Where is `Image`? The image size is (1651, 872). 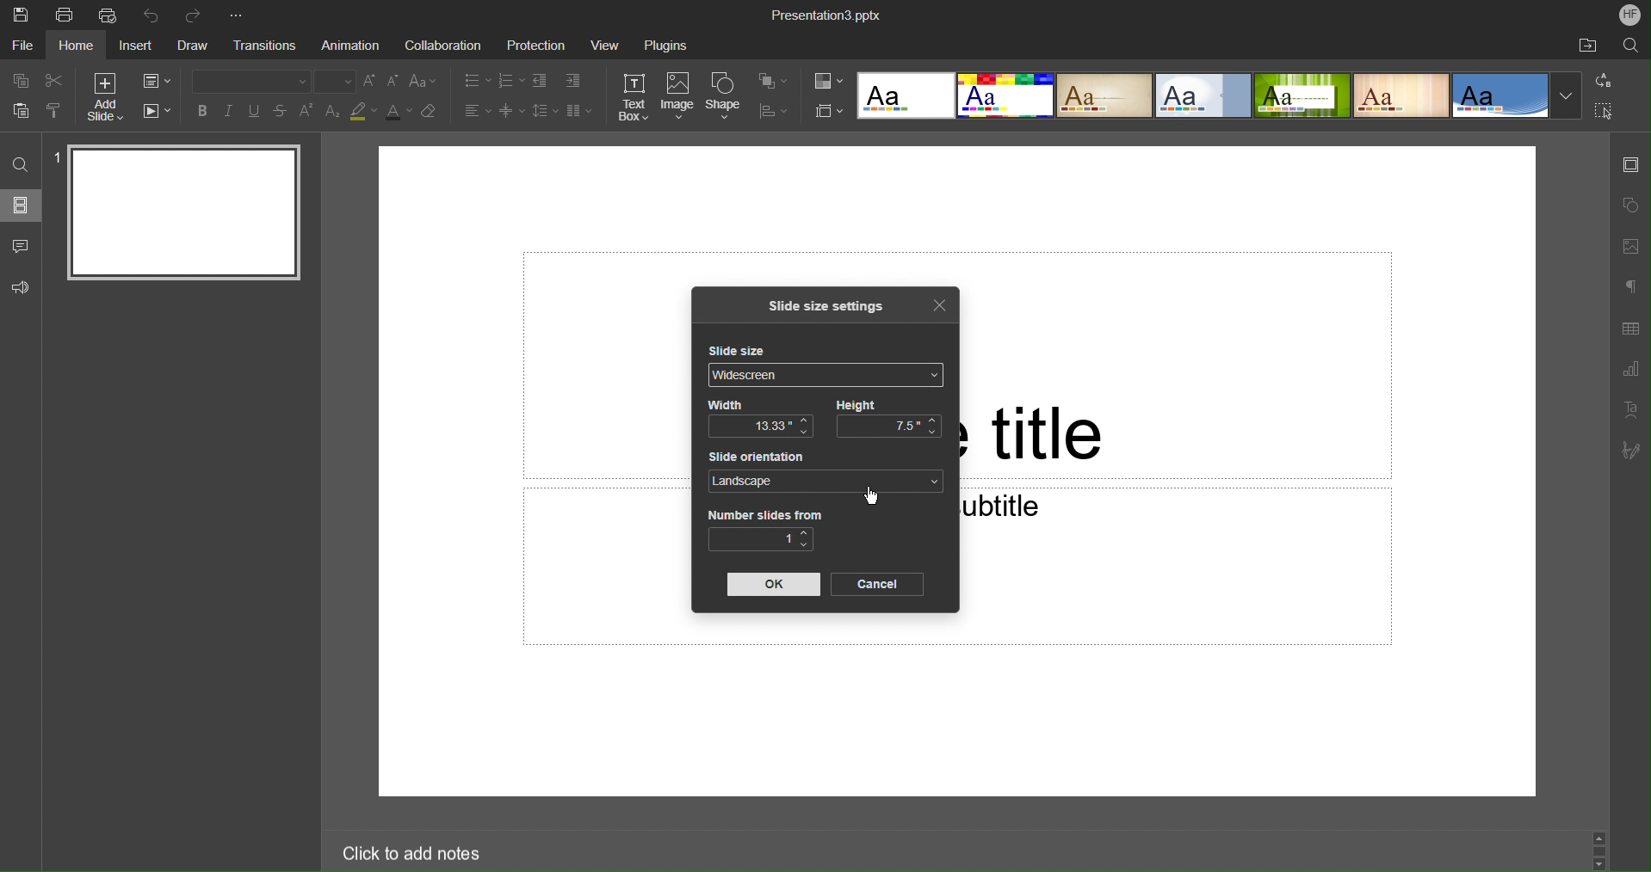
Image is located at coordinates (678, 97).